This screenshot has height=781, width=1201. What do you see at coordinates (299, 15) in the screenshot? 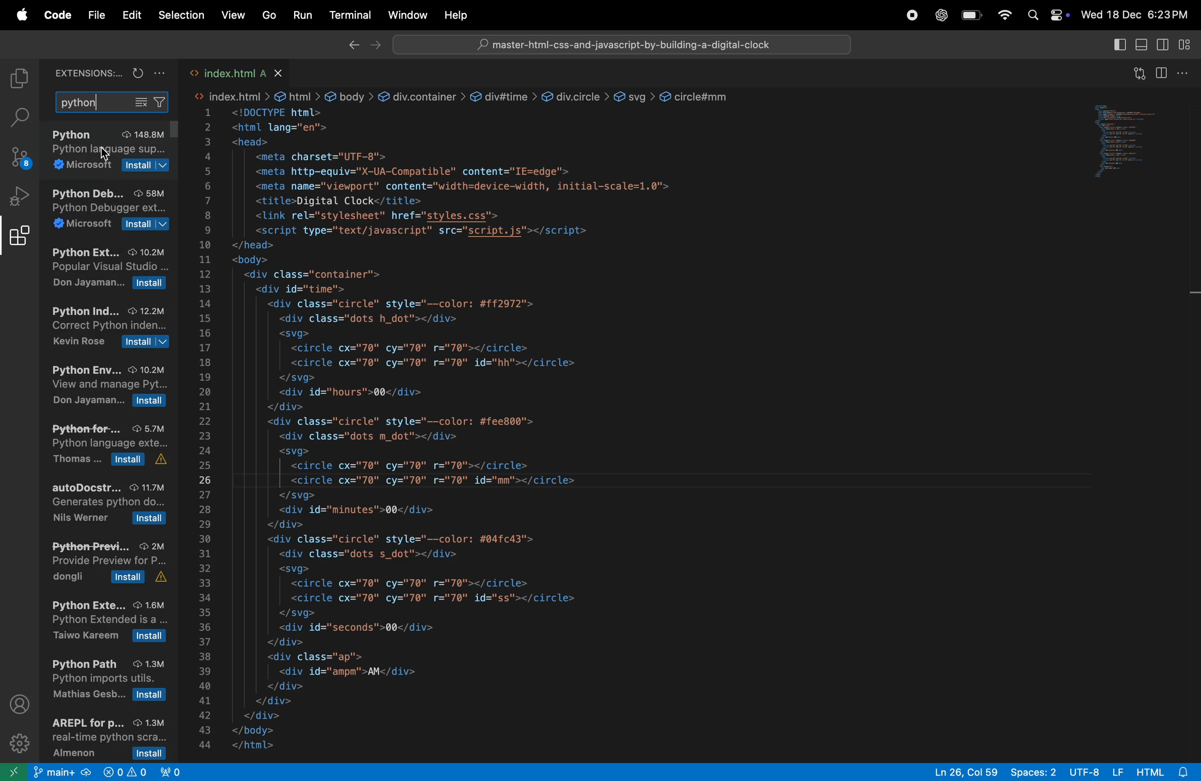
I see `run` at bounding box center [299, 15].